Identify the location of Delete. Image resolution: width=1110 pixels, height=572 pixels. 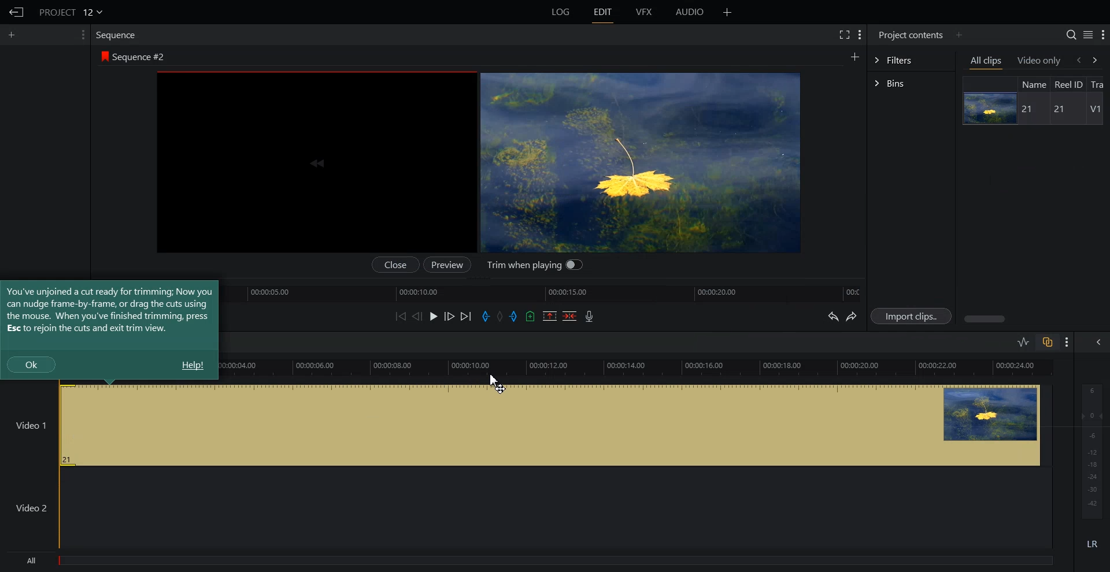
(569, 315).